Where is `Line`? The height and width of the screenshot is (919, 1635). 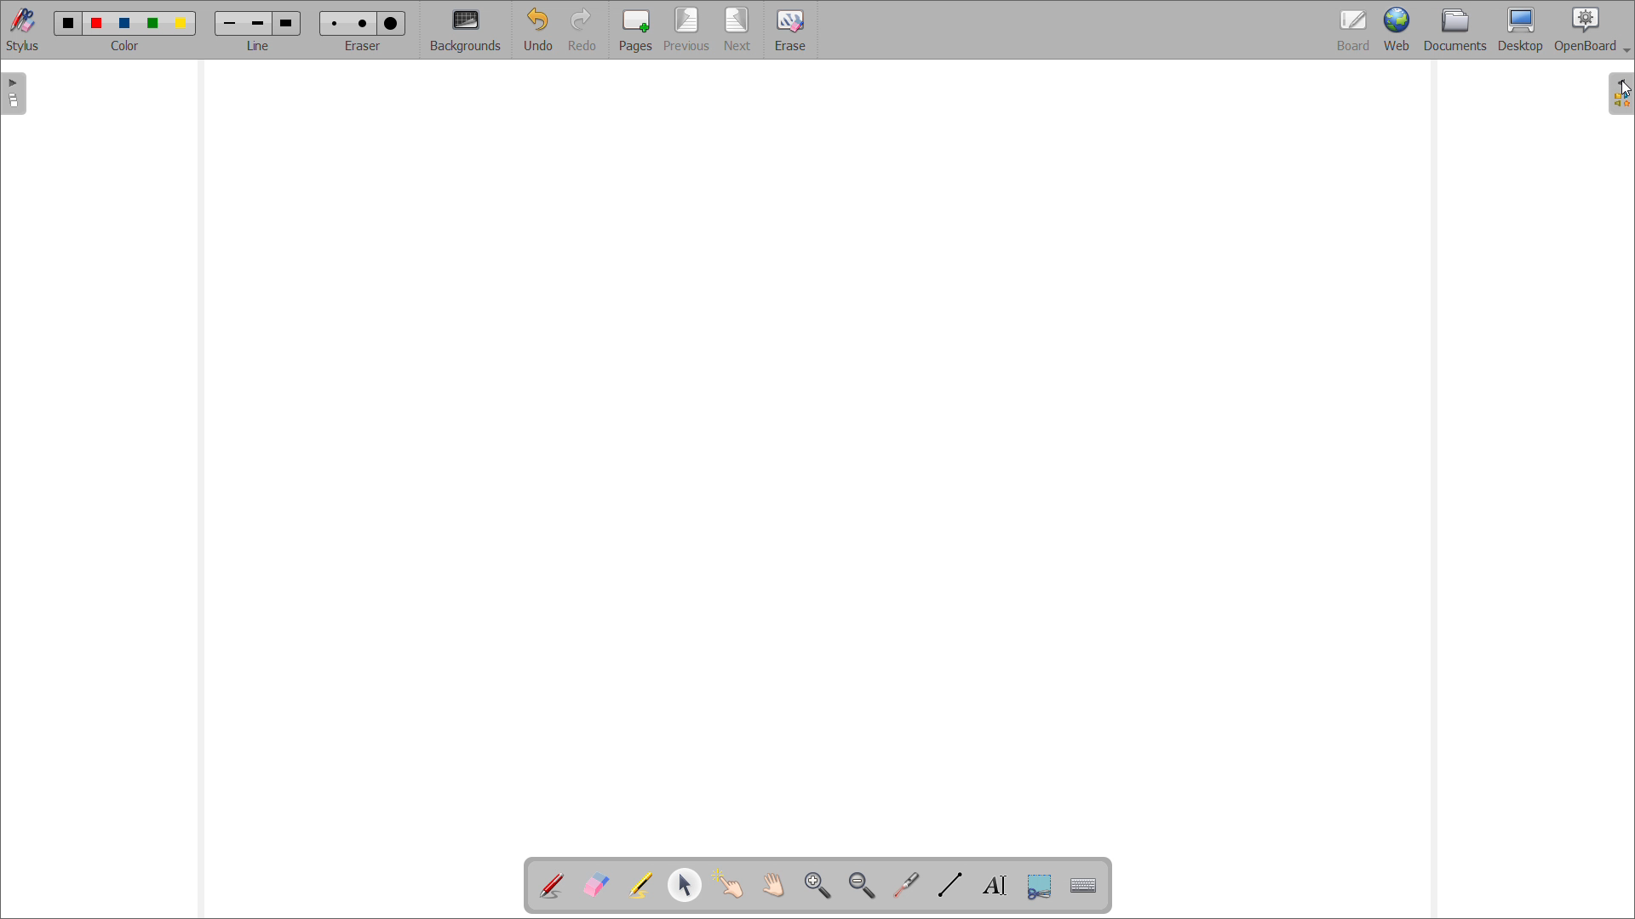
Line is located at coordinates (259, 46).